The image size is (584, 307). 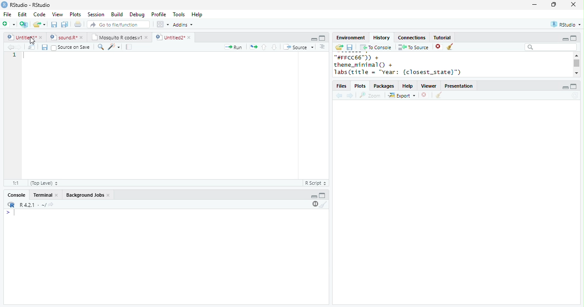 What do you see at coordinates (254, 47) in the screenshot?
I see `rerun` at bounding box center [254, 47].